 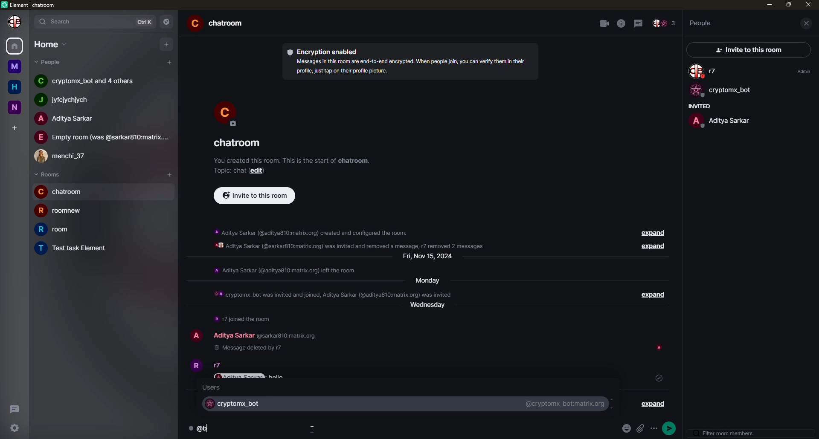 What do you see at coordinates (59, 21) in the screenshot?
I see `search` at bounding box center [59, 21].